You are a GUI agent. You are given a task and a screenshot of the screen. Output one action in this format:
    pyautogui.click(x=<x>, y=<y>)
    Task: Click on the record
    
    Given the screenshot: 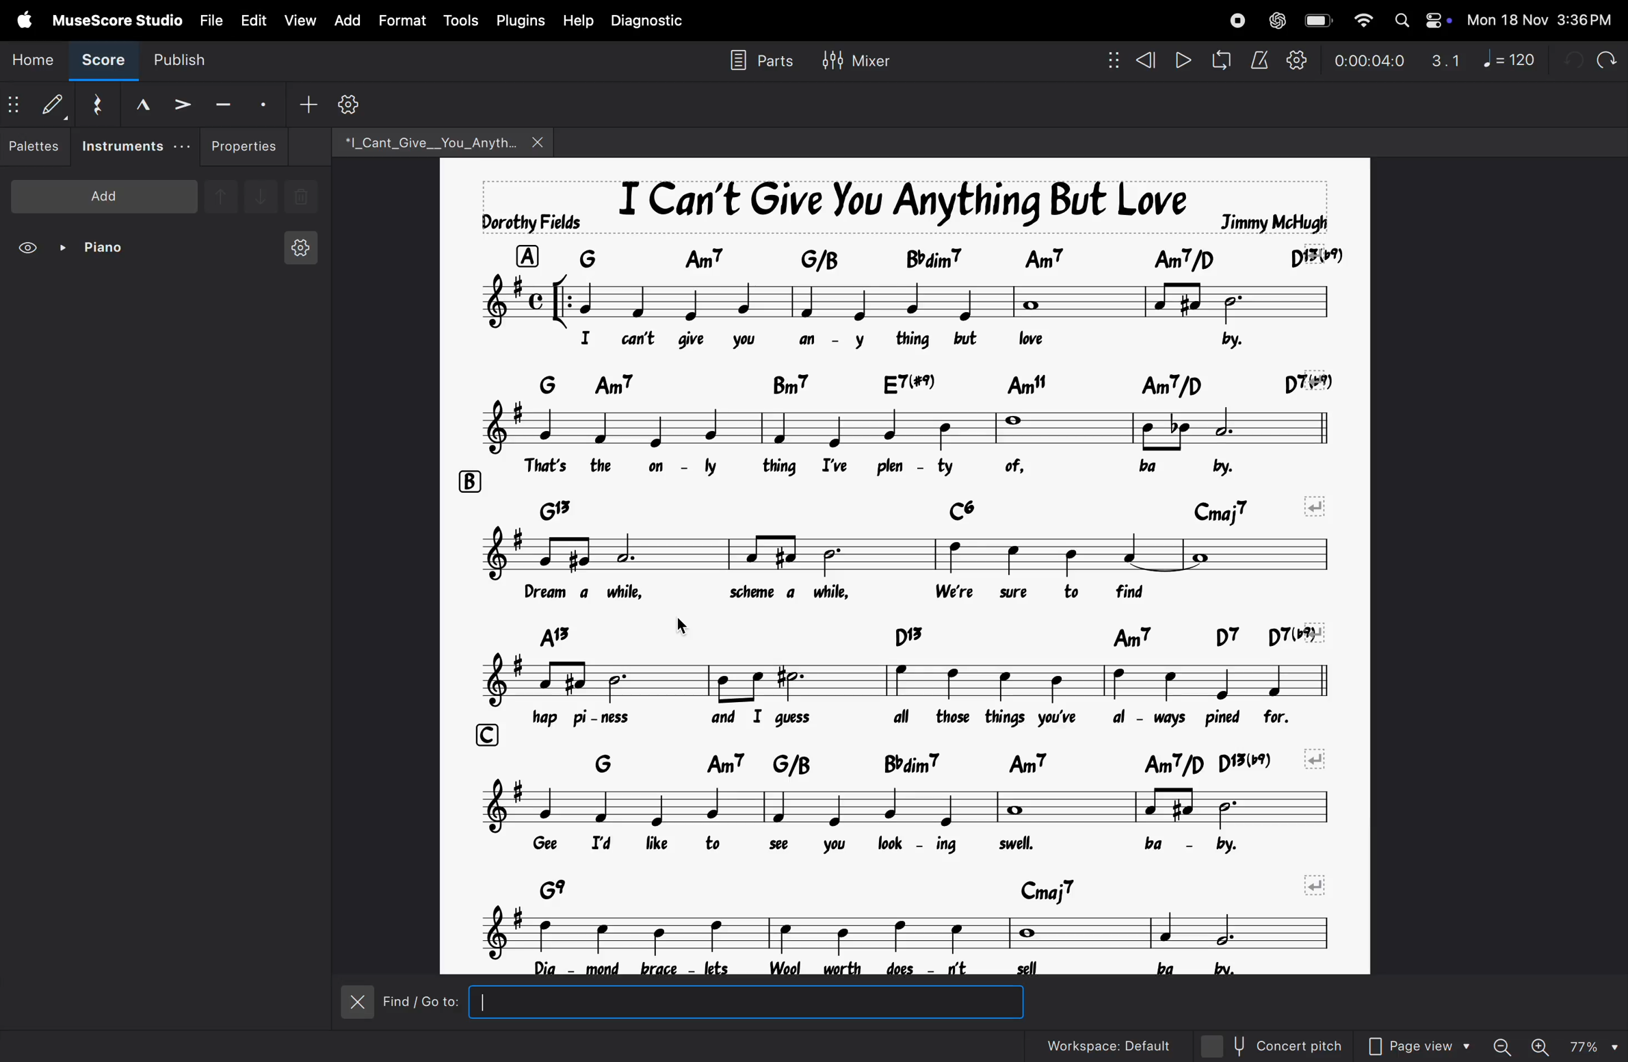 What is the action you would take?
    pyautogui.click(x=1237, y=20)
    